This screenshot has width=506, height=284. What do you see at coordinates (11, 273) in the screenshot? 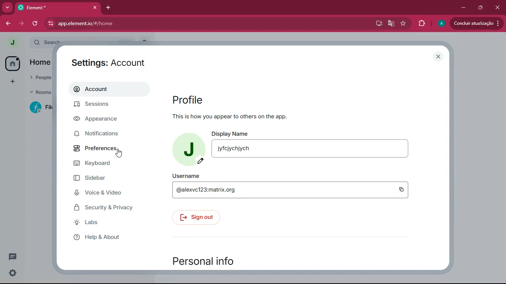
I see `settings` at bounding box center [11, 273].